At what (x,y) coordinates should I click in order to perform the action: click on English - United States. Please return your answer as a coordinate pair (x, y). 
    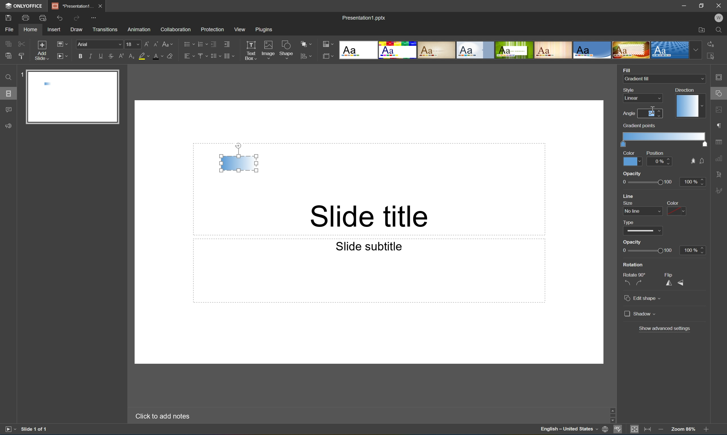
    Looking at the image, I should click on (569, 430).